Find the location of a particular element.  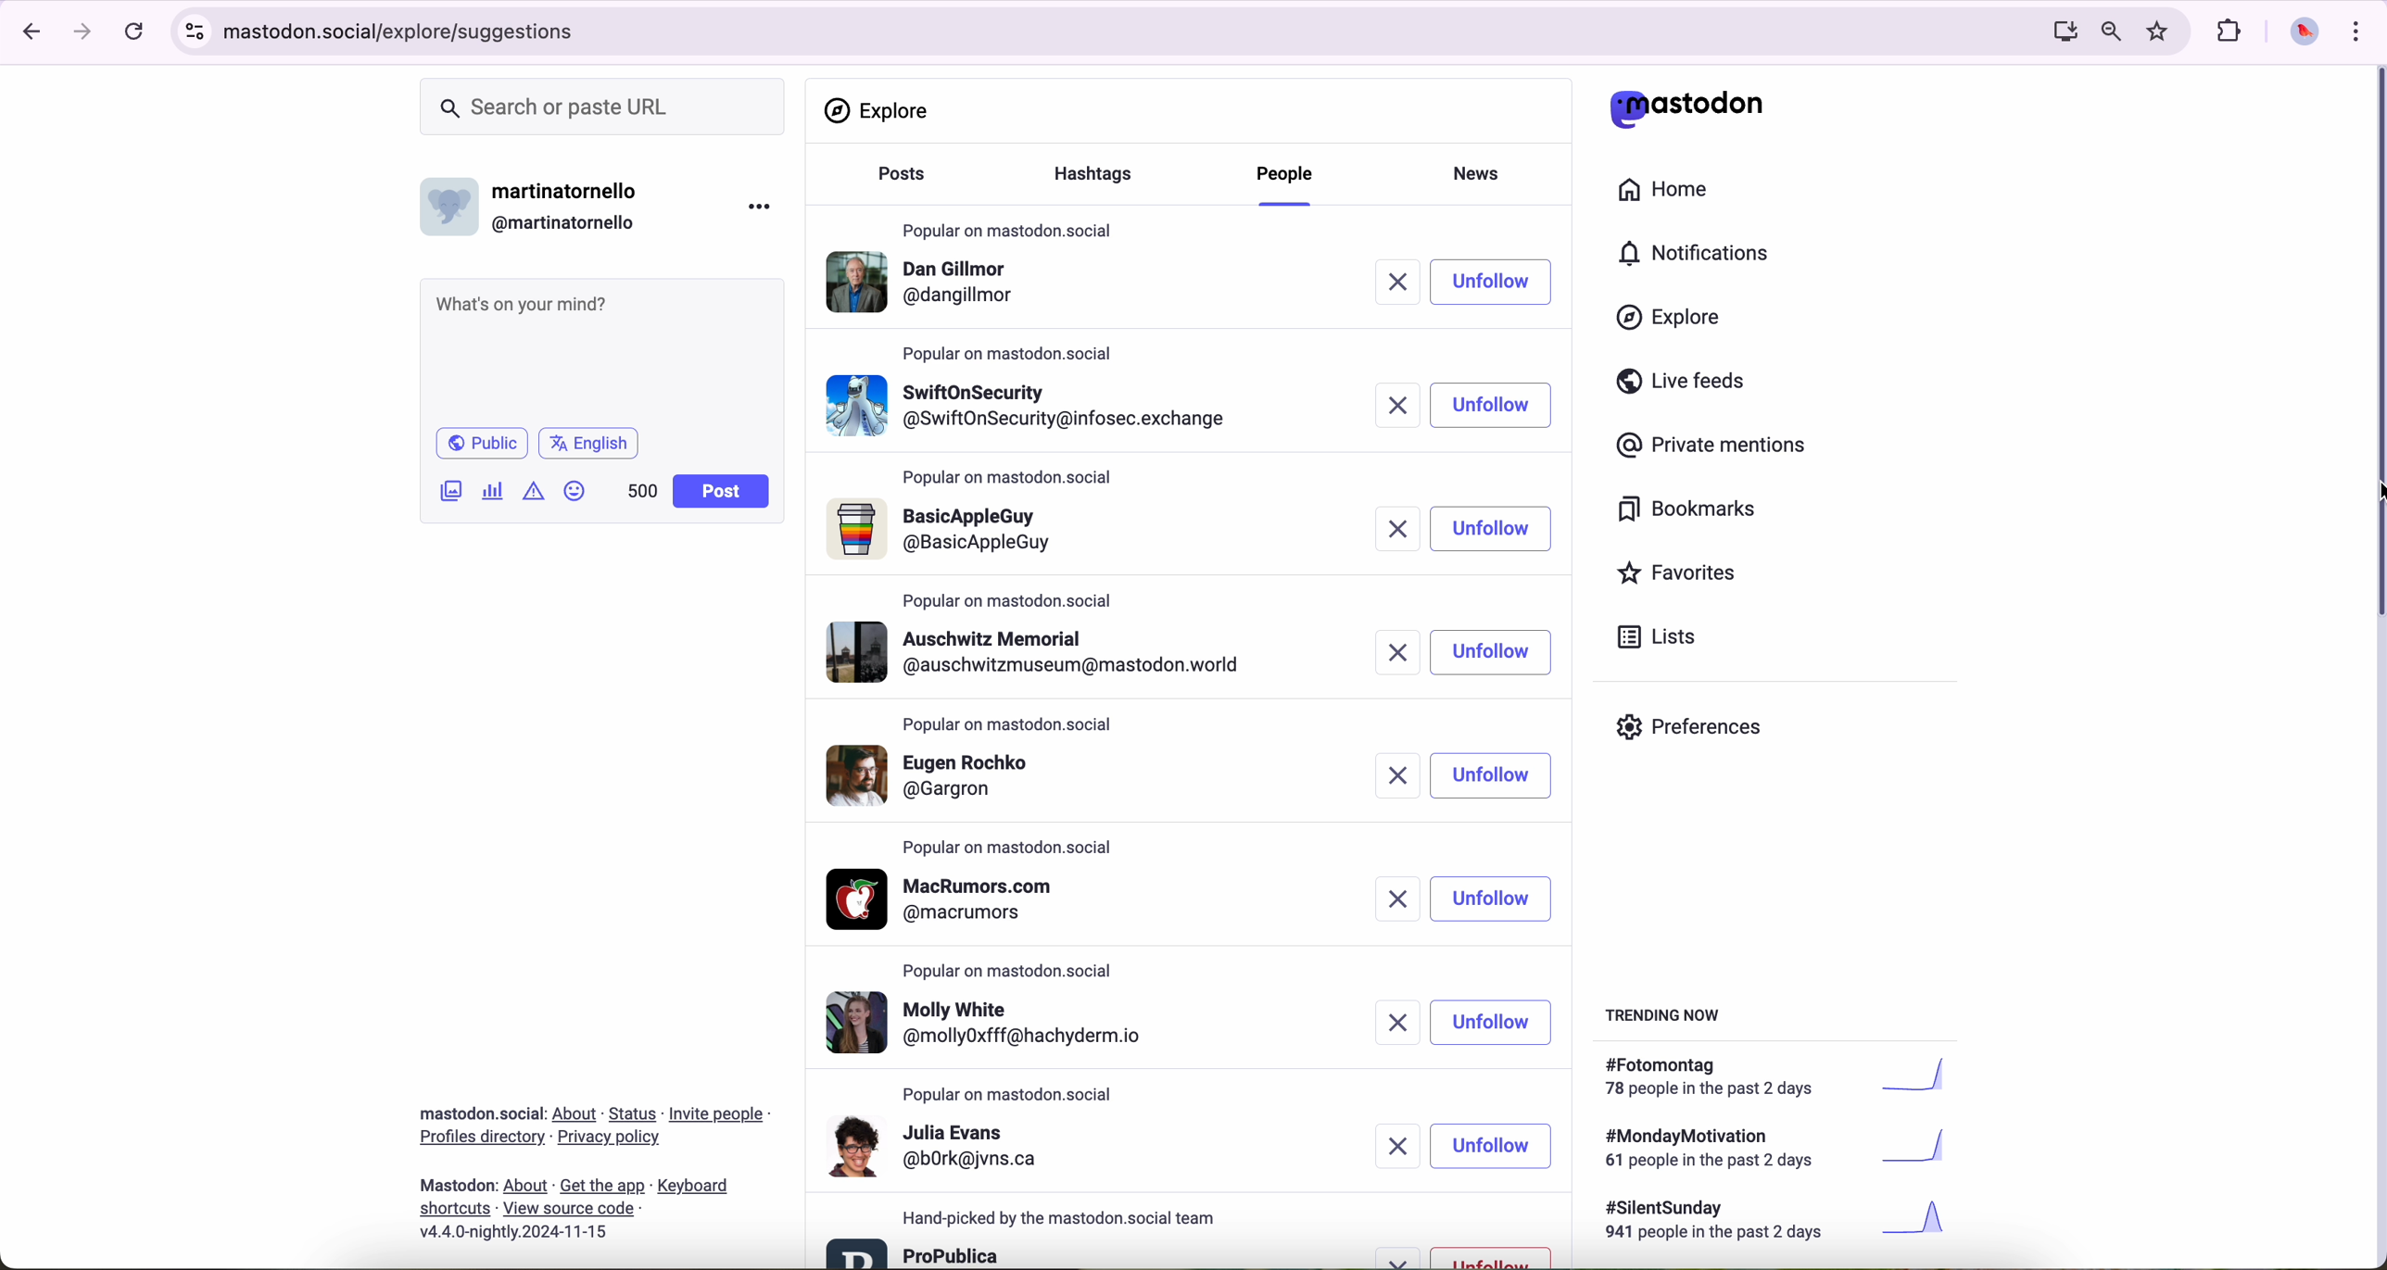

trending now is located at coordinates (1665, 1013).